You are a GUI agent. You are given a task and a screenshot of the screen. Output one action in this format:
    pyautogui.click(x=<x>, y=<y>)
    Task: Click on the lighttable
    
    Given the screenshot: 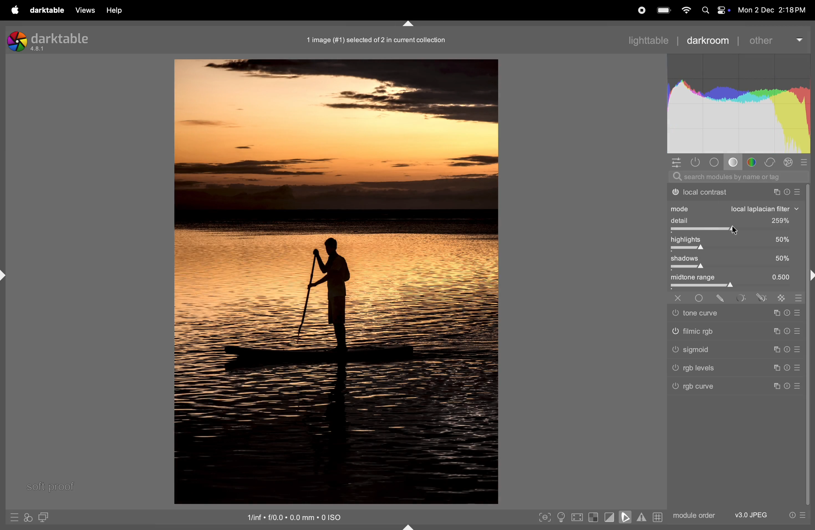 What is the action you would take?
    pyautogui.click(x=649, y=40)
    